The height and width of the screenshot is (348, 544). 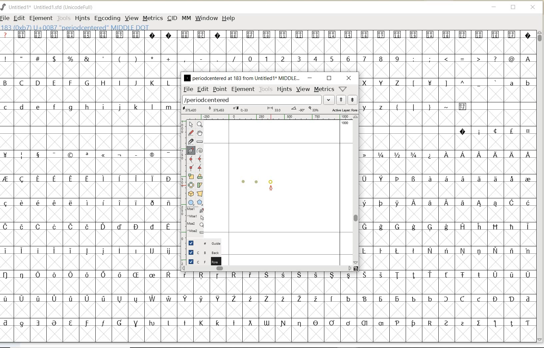 What do you see at coordinates (191, 193) in the screenshot?
I see `rotate the selection in 3D and project back to plane` at bounding box center [191, 193].